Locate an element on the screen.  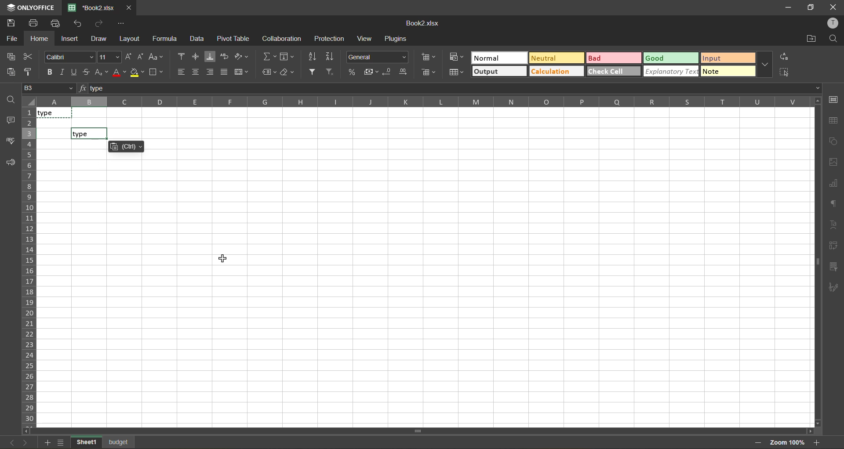
check cell is located at coordinates (614, 72).